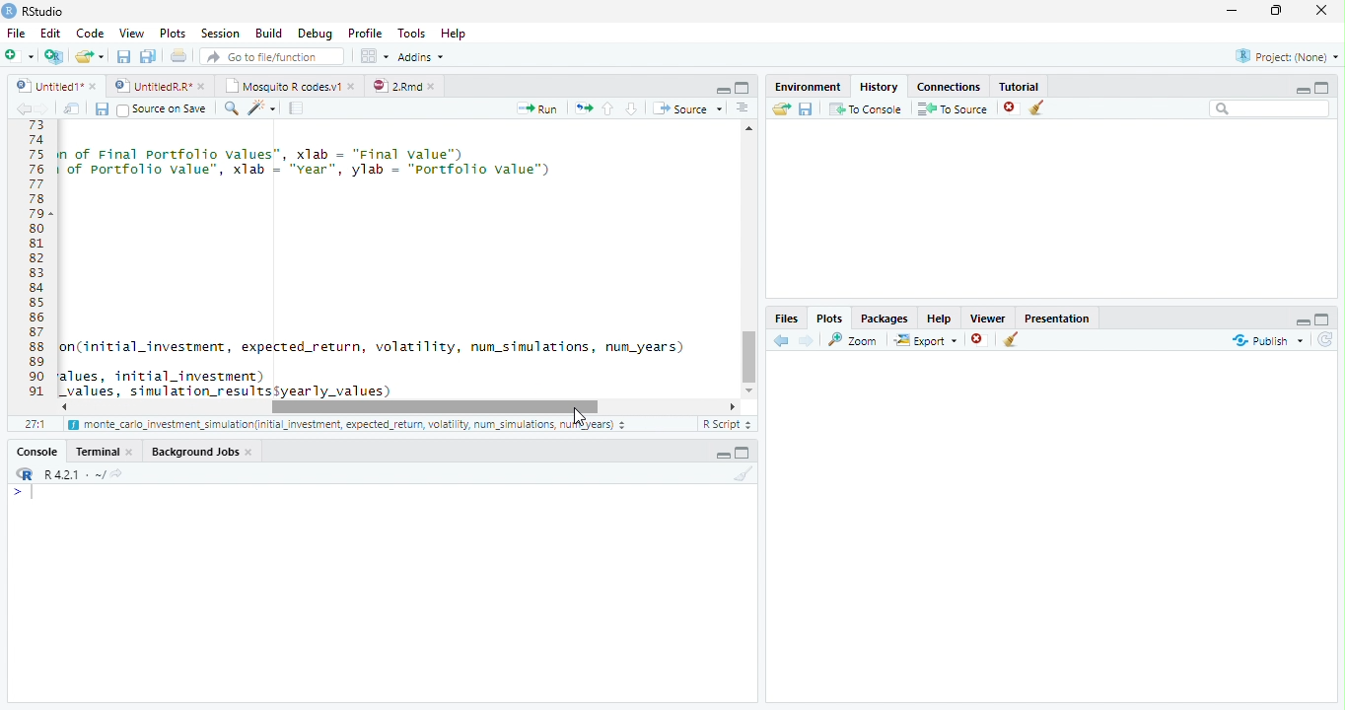 Image resolution: width=1345 pixels, height=710 pixels. Describe the element at coordinates (745, 452) in the screenshot. I see `Full Height` at that location.